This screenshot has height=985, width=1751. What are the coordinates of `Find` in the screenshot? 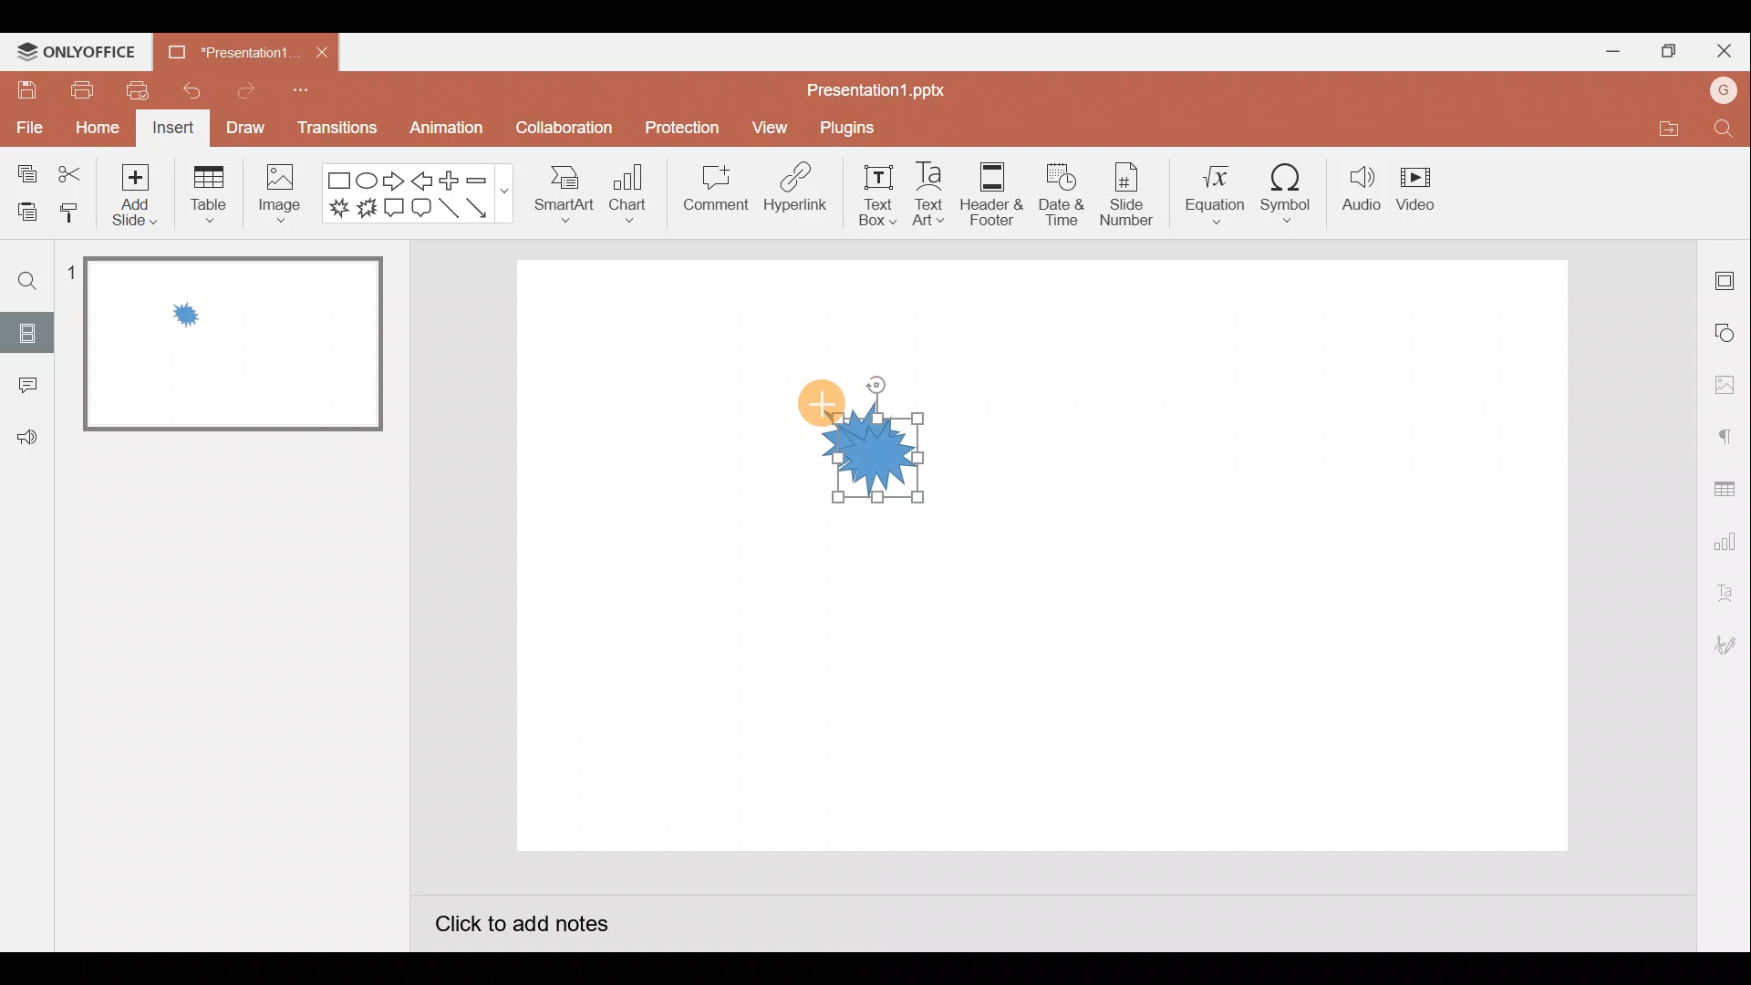 It's located at (1729, 130).